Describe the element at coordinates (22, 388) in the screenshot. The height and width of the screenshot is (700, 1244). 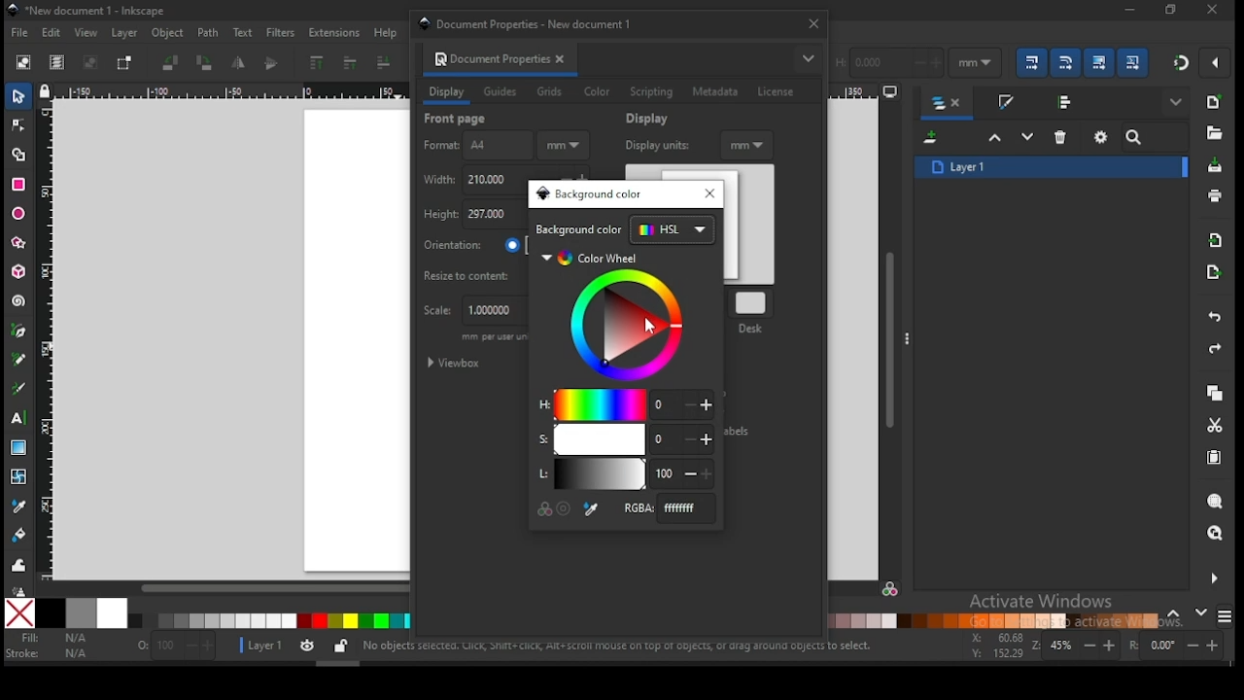
I see `calligraphy tool` at that location.